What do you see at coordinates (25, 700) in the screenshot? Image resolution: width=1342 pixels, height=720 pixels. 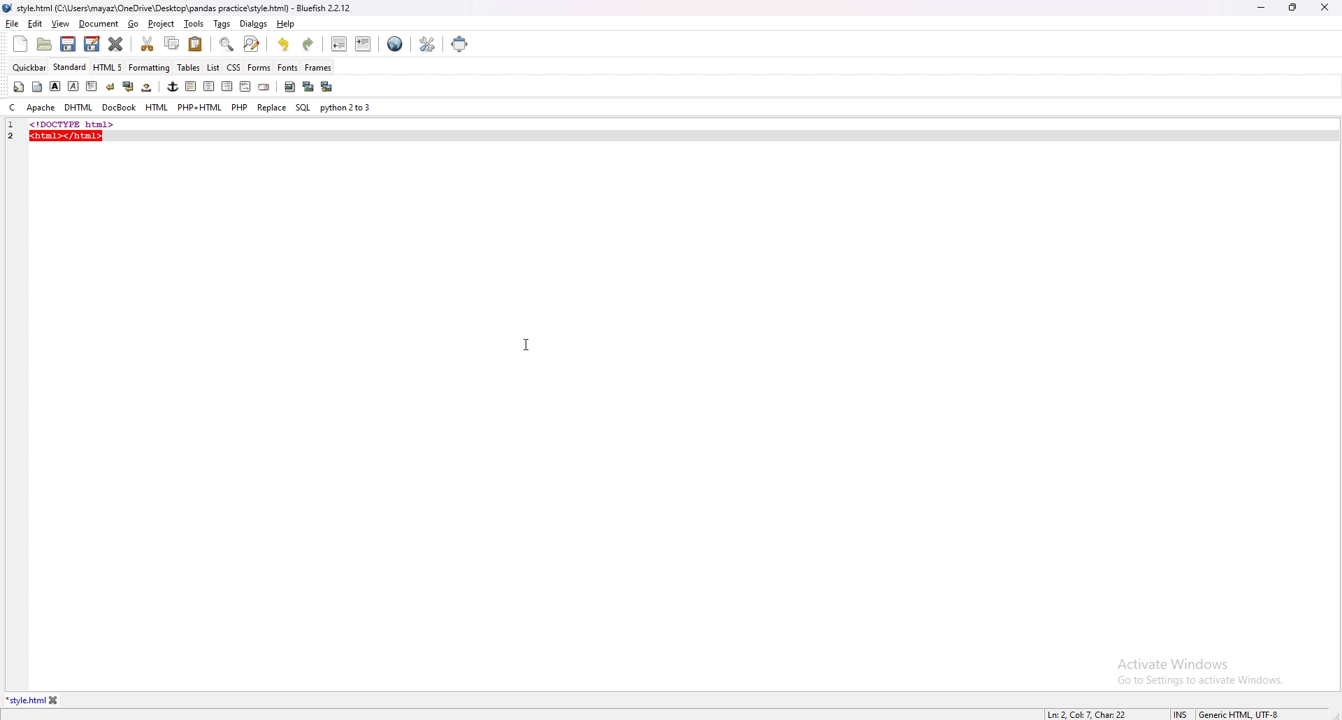 I see `tab` at bounding box center [25, 700].